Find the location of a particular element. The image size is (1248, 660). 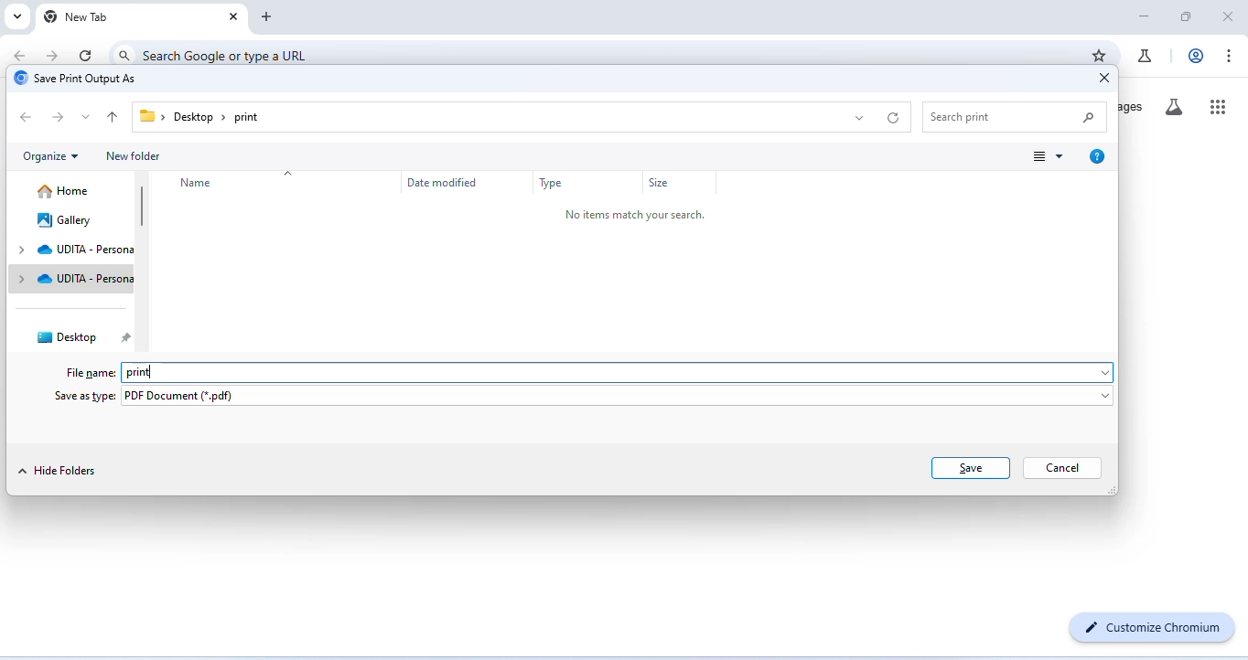

minimize is located at coordinates (1145, 17).